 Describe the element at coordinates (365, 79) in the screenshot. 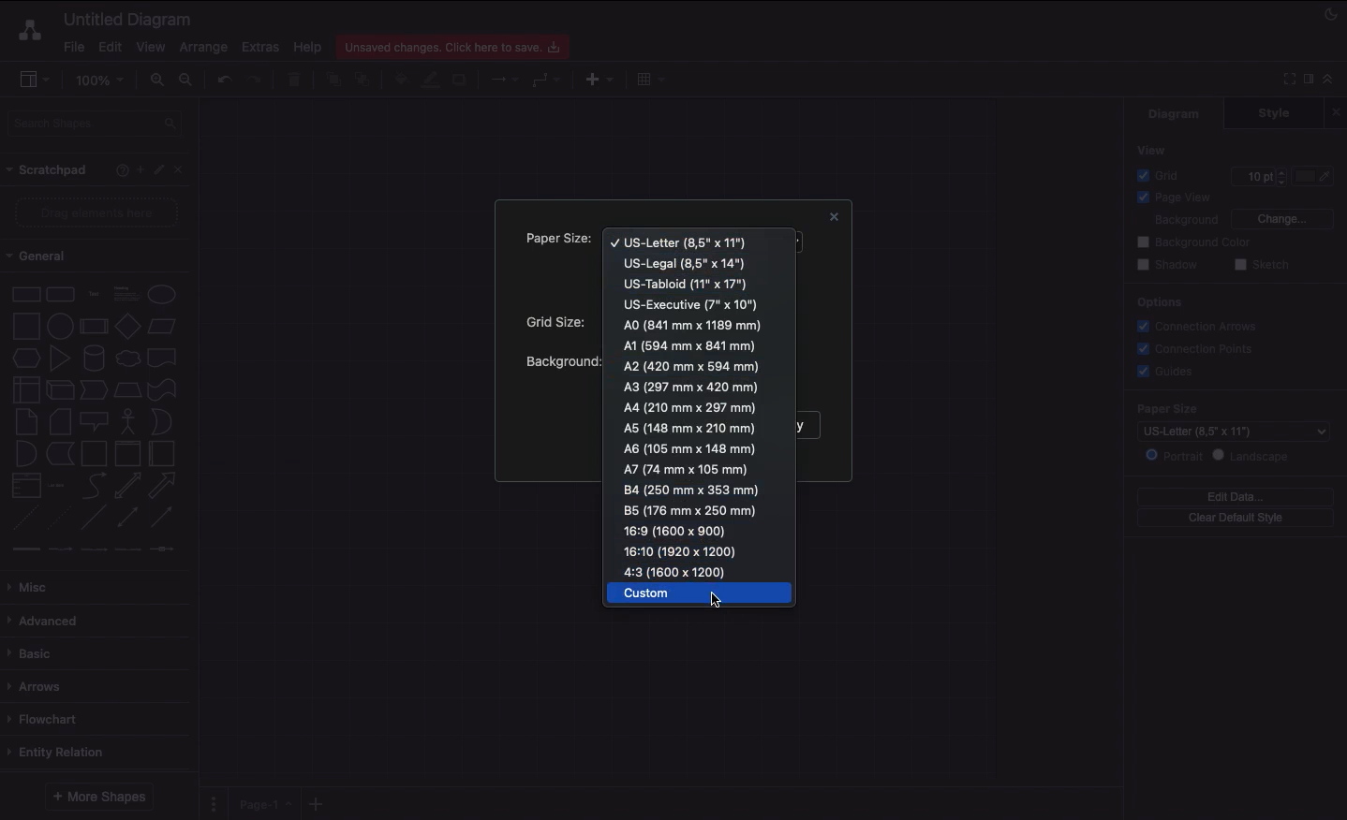

I see `To back` at that location.